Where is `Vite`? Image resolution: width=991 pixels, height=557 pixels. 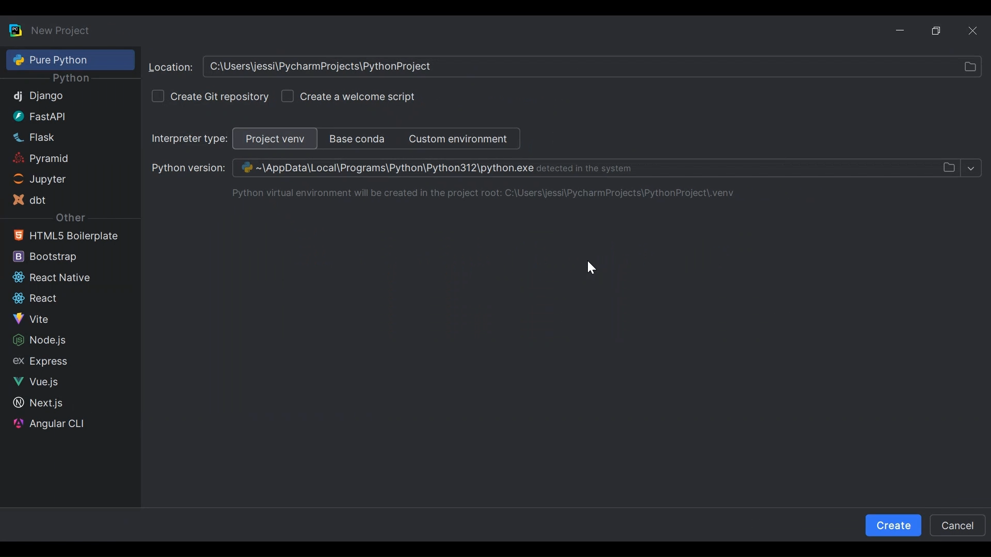
Vite is located at coordinates (66, 320).